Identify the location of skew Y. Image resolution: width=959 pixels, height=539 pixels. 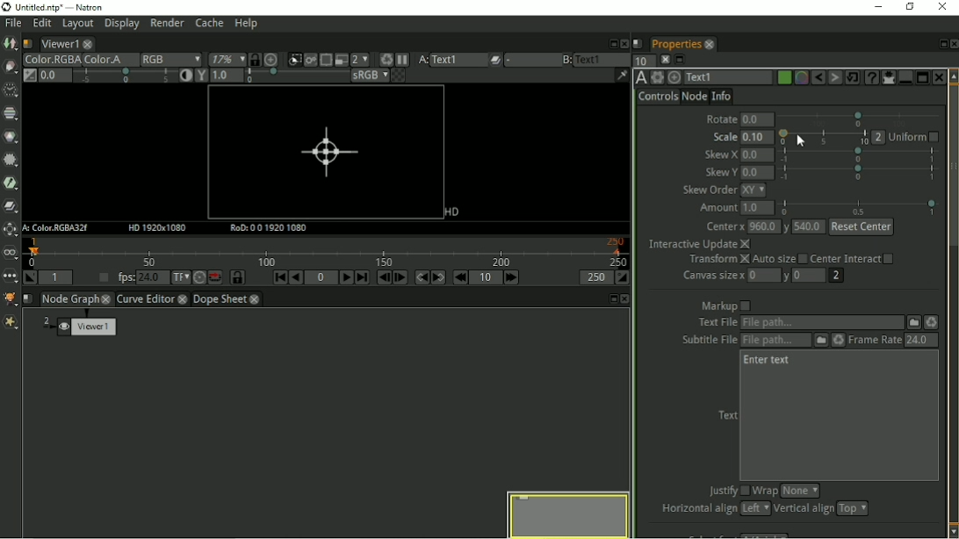
(820, 172).